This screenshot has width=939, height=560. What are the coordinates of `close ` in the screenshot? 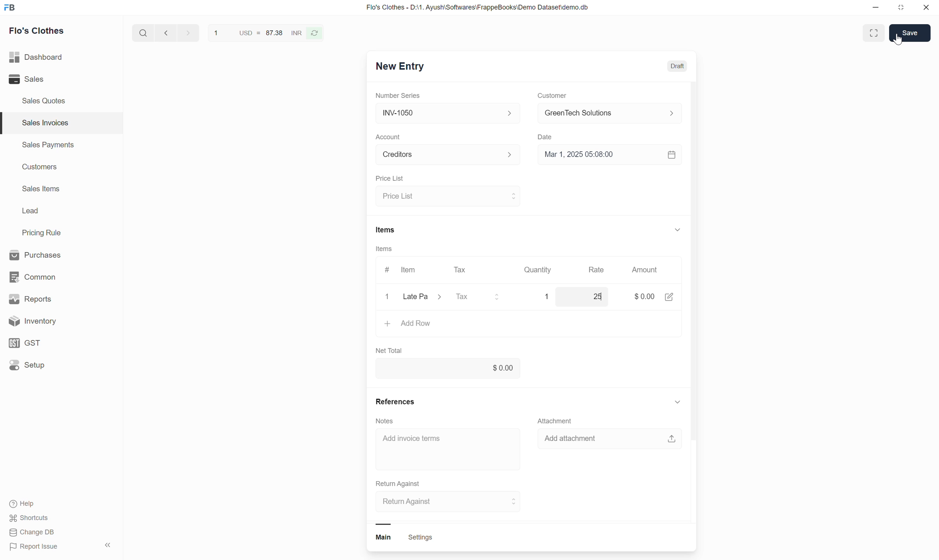 It's located at (927, 8).